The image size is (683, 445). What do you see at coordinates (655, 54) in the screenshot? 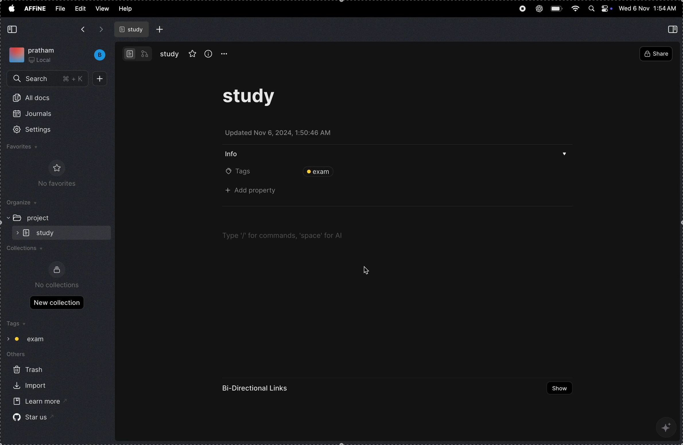
I see `share` at bounding box center [655, 54].